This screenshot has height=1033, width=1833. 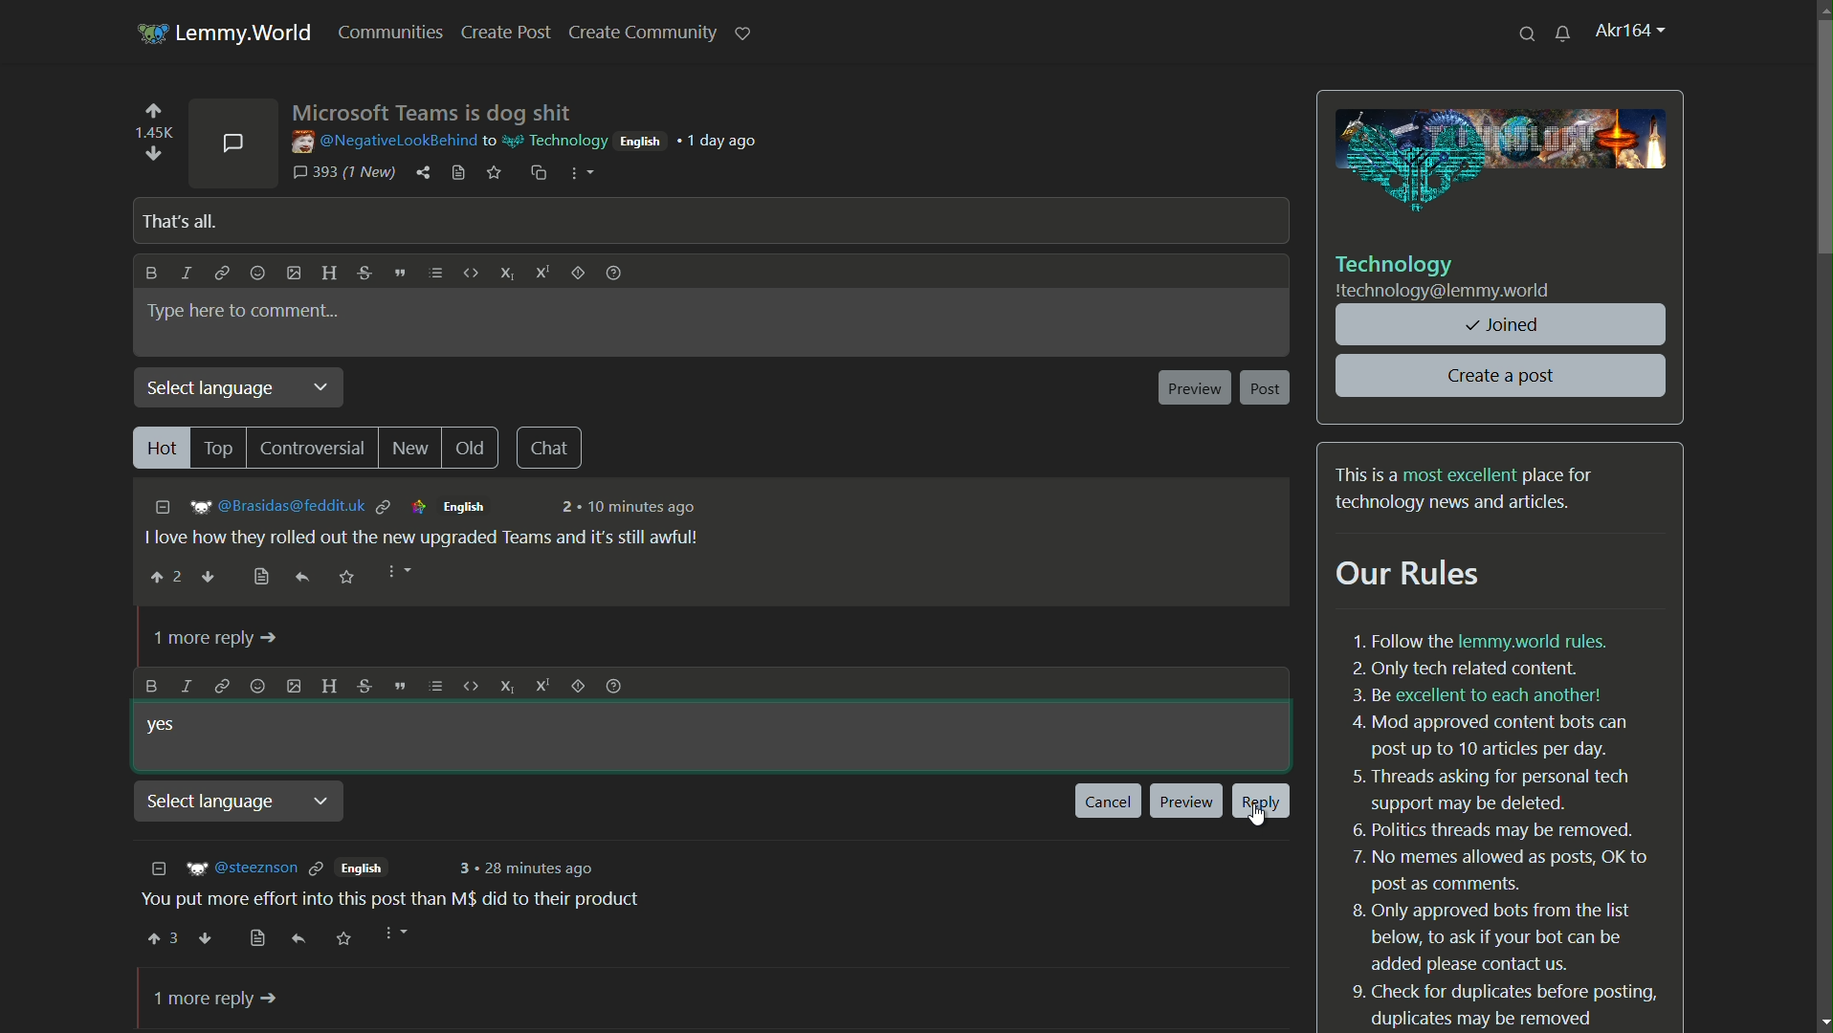 What do you see at coordinates (1410, 575) in the screenshot?
I see `our rules` at bounding box center [1410, 575].